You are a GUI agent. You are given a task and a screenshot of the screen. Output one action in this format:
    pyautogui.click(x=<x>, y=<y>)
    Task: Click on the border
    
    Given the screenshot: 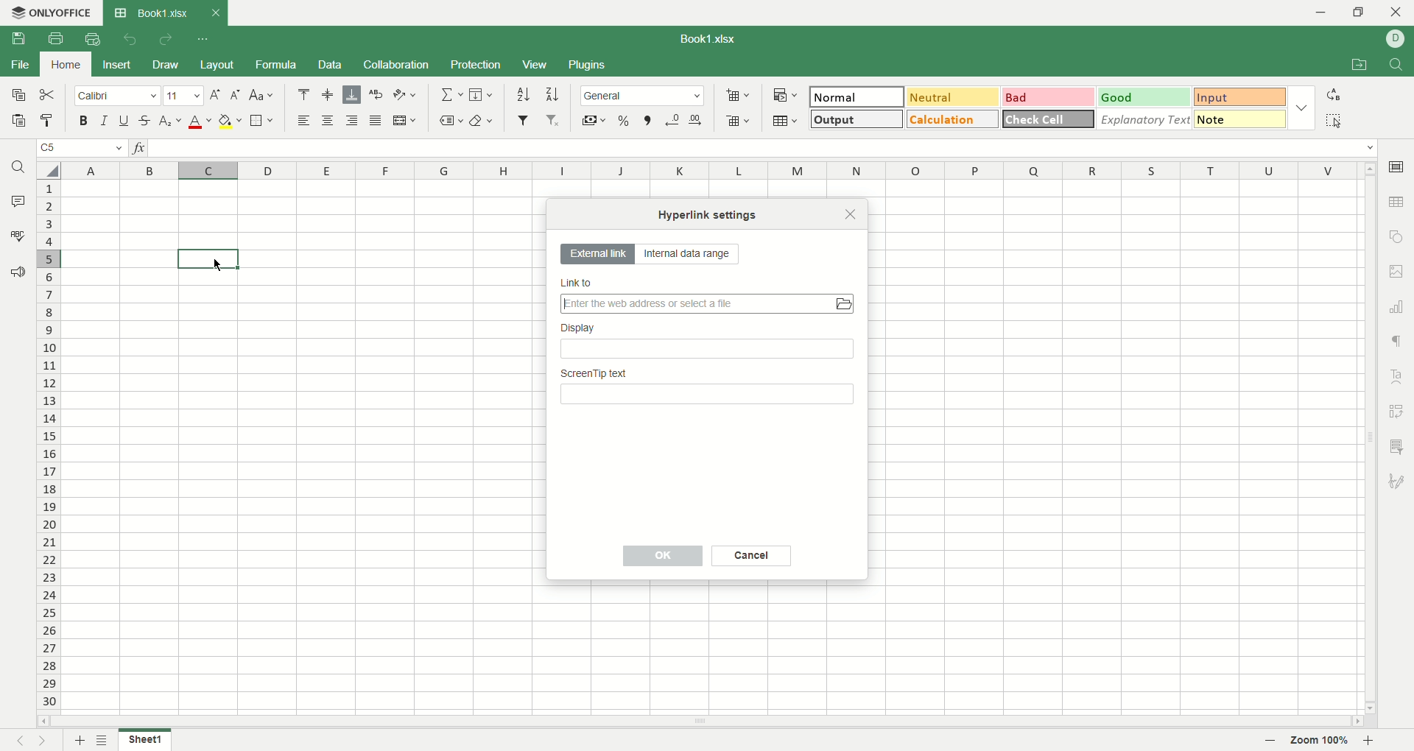 What is the action you would take?
    pyautogui.click(x=262, y=121)
    